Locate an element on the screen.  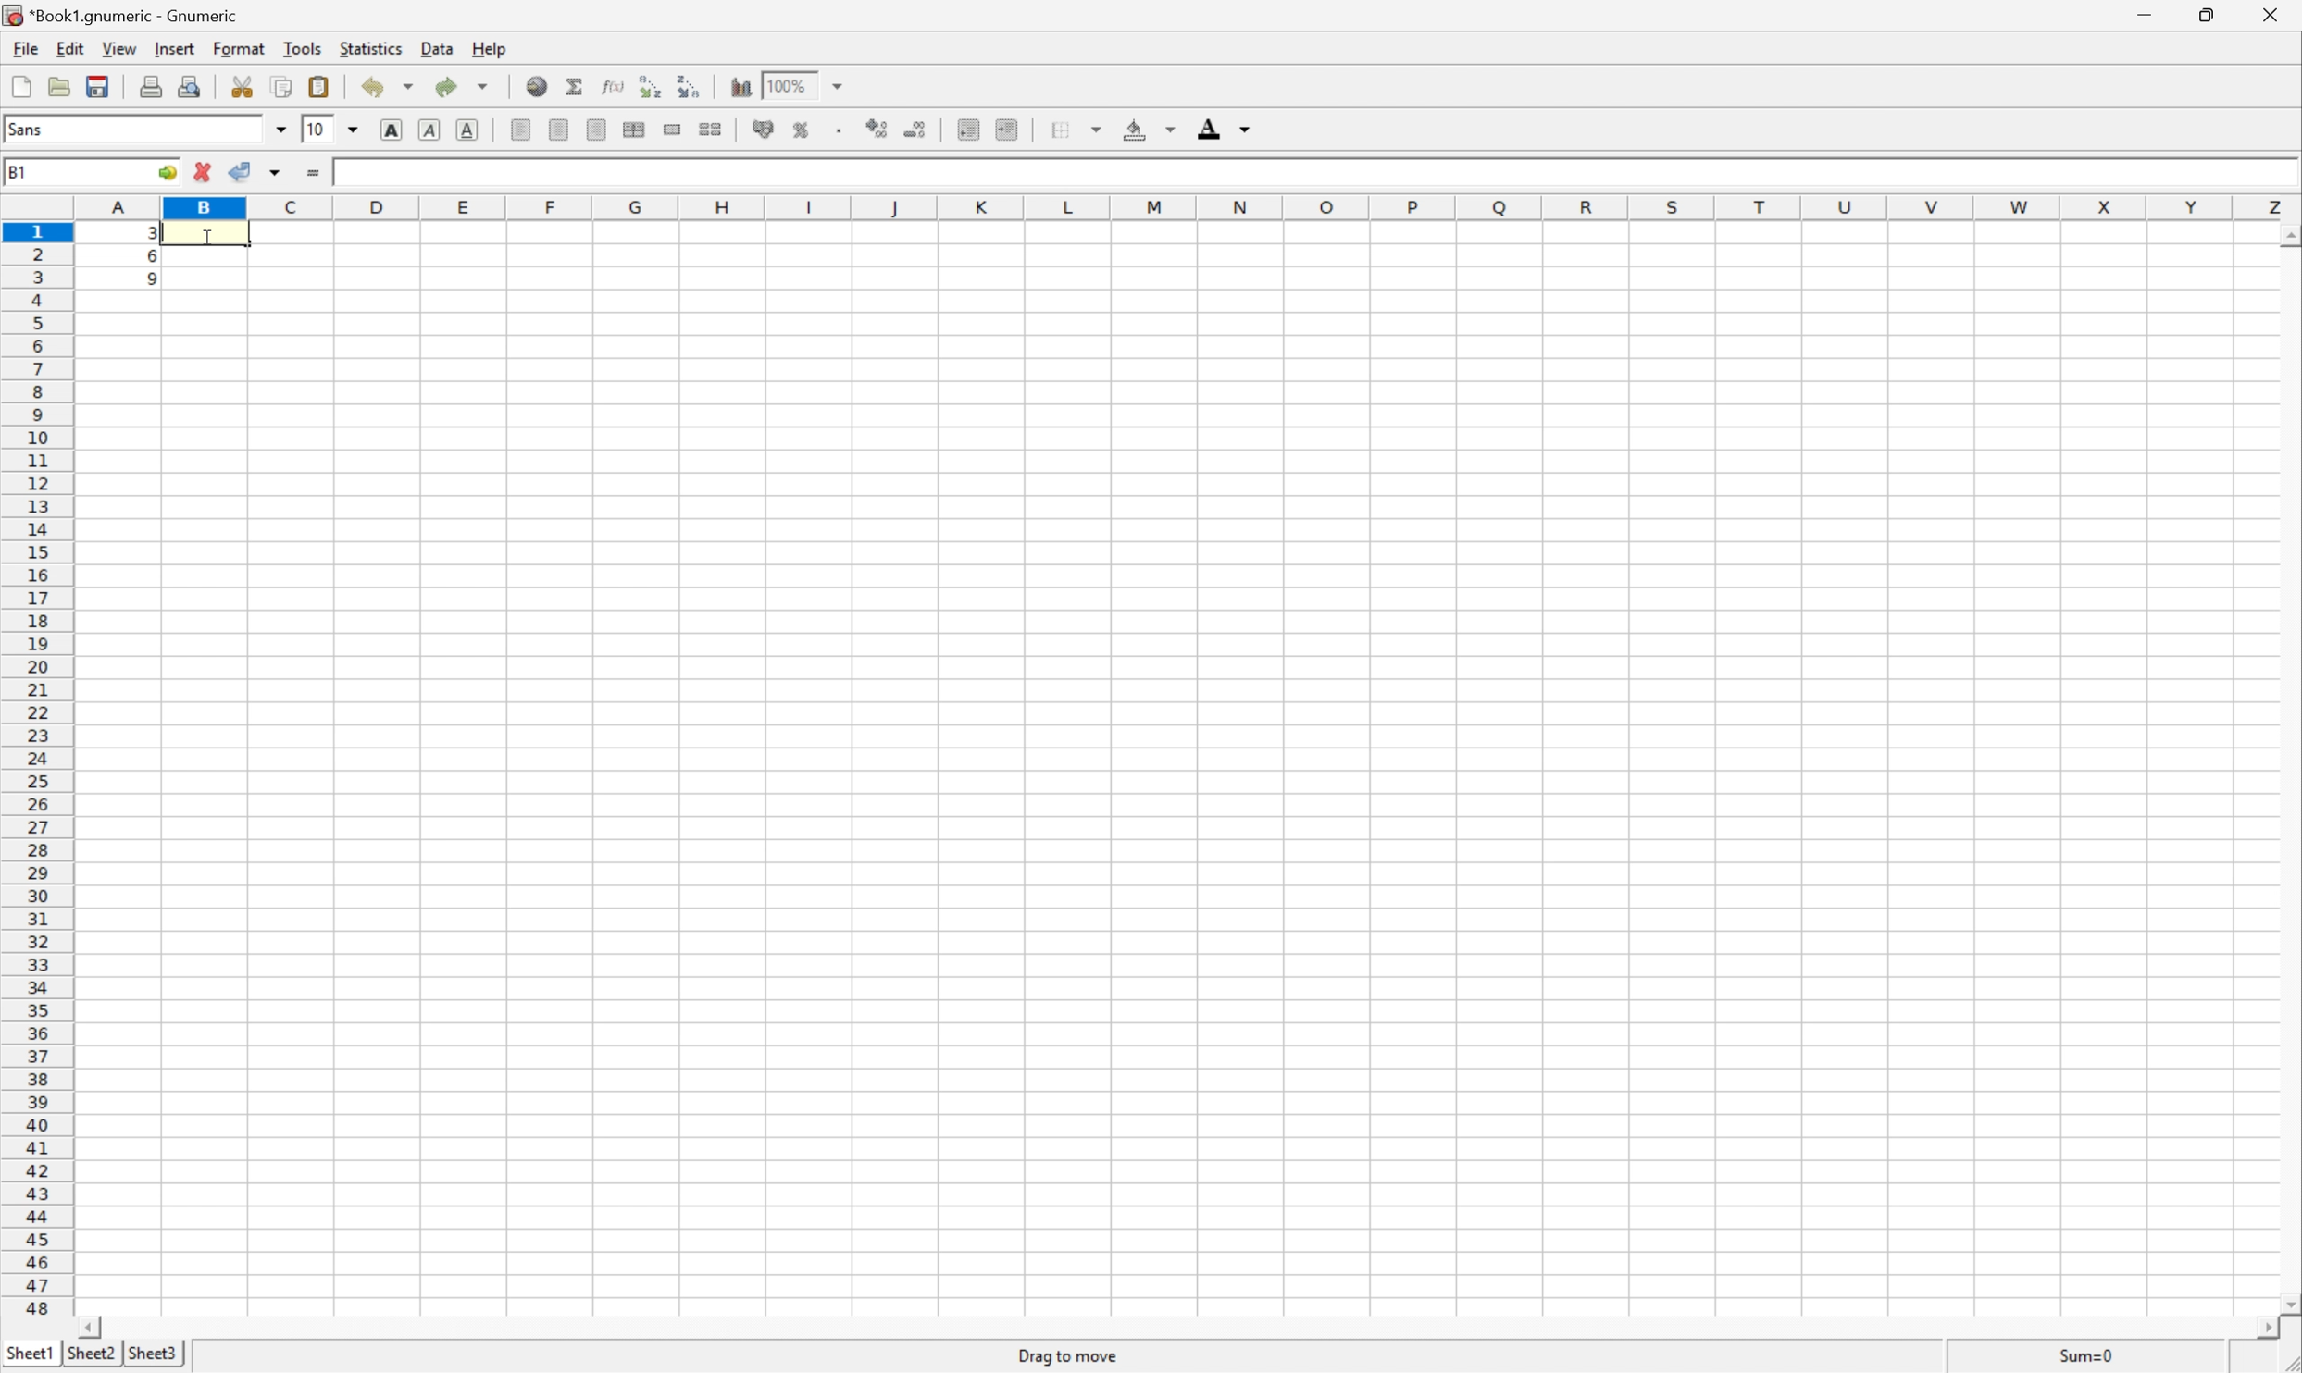
Sort the selected region in descending order based on the first column selected is located at coordinates (648, 84).